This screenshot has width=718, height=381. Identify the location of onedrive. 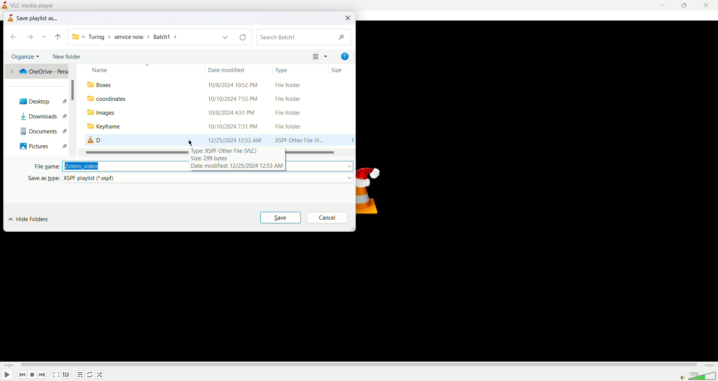
(38, 71).